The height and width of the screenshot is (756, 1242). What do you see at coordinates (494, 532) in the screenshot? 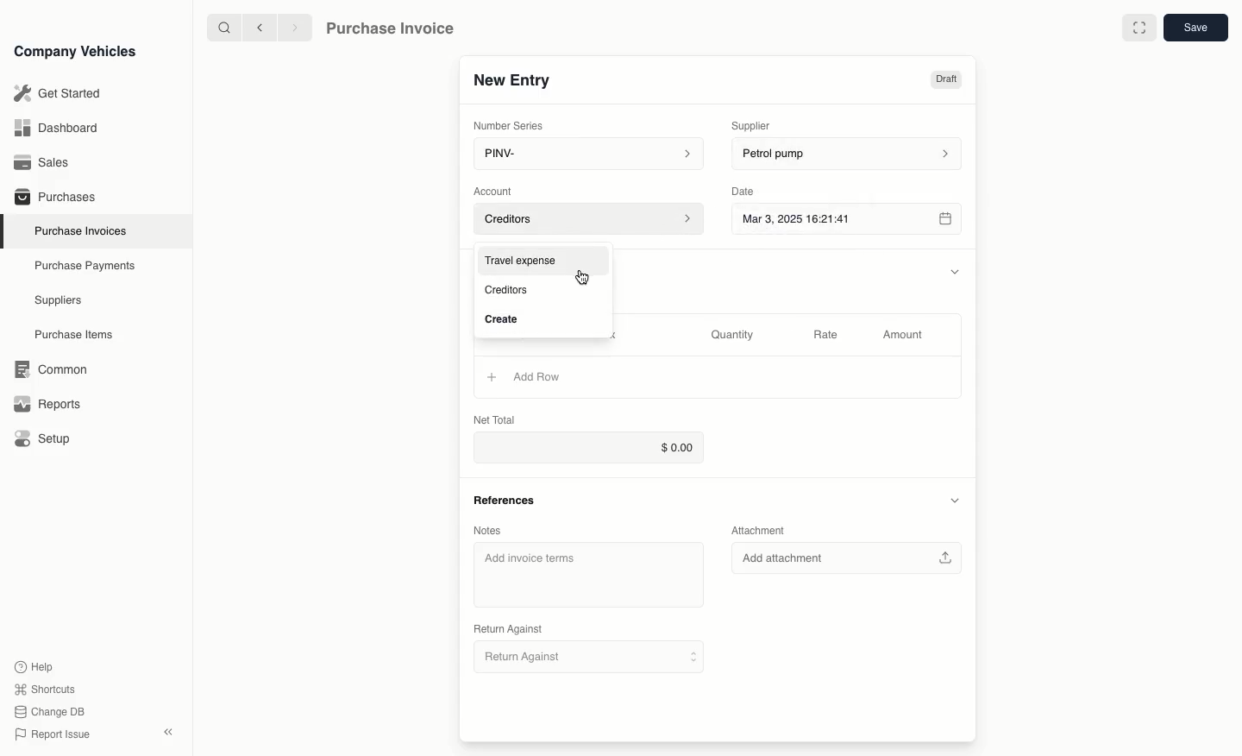
I see `Notes.` at bounding box center [494, 532].